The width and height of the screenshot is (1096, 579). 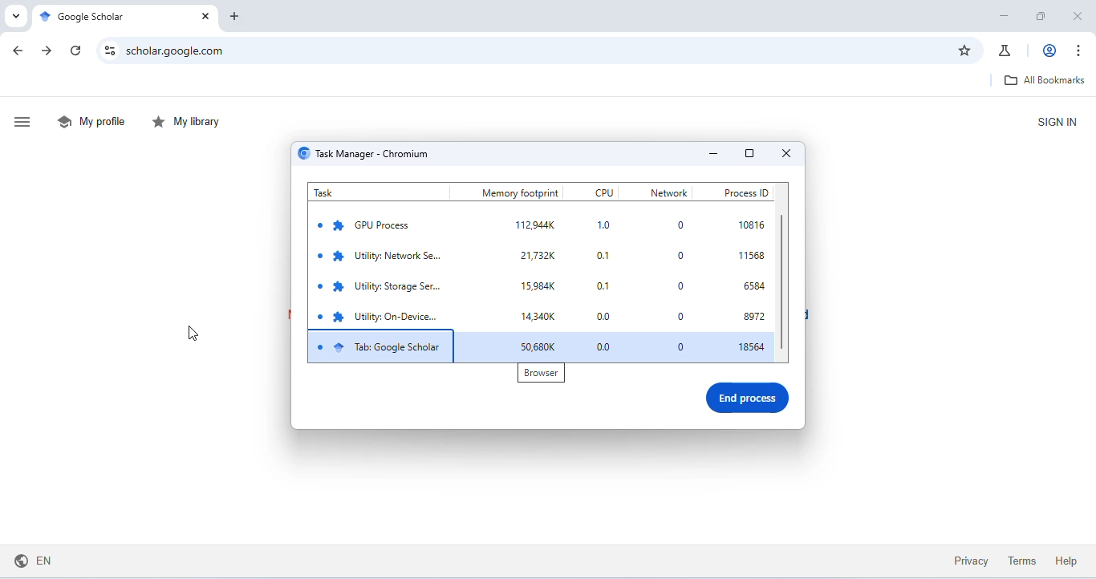 I want to click on browser, so click(x=540, y=375).